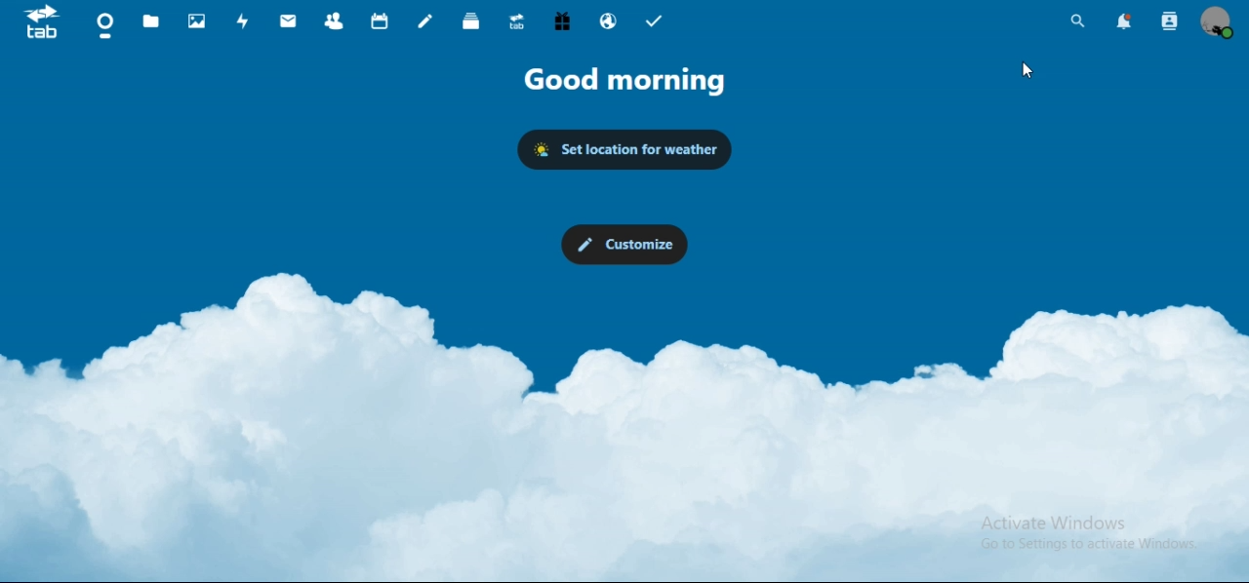  What do you see at coordinates (625, 245) in the screenshot?
I see `customize` at bounding box center [625, 245].